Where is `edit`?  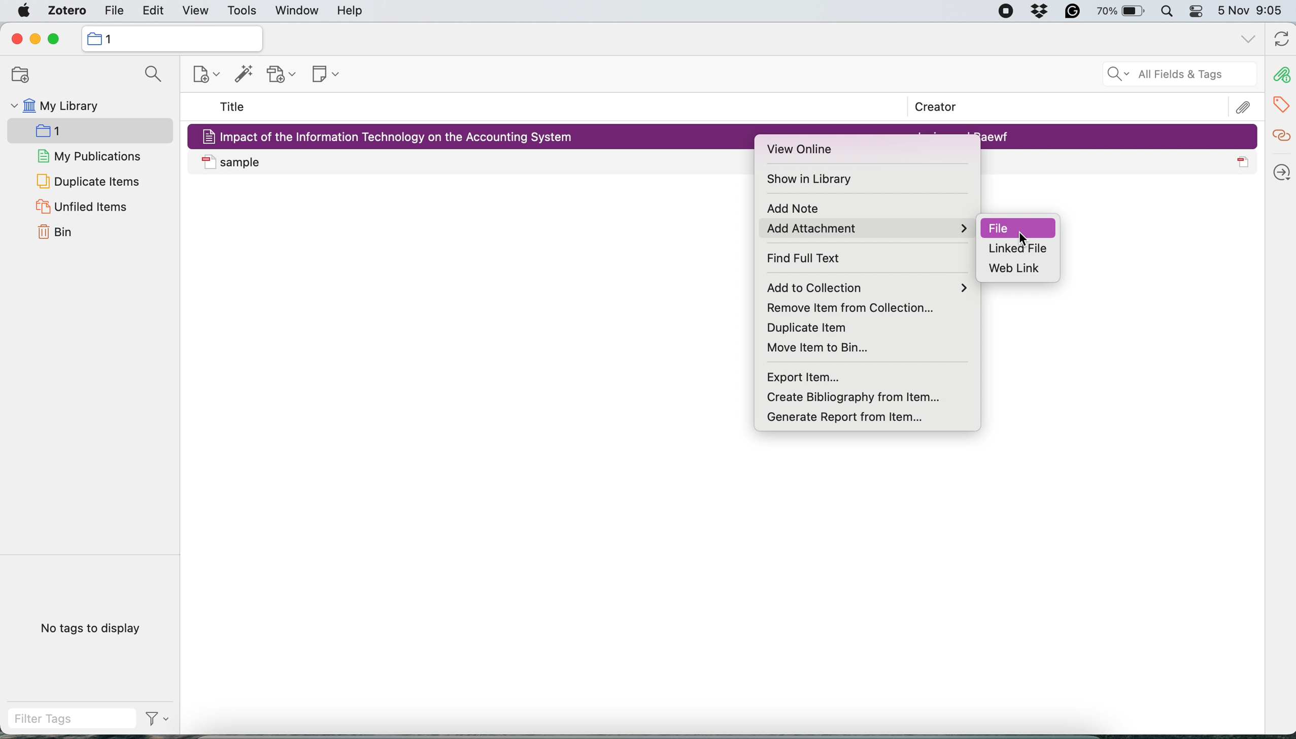 edit is located at coordinates (113, 12).